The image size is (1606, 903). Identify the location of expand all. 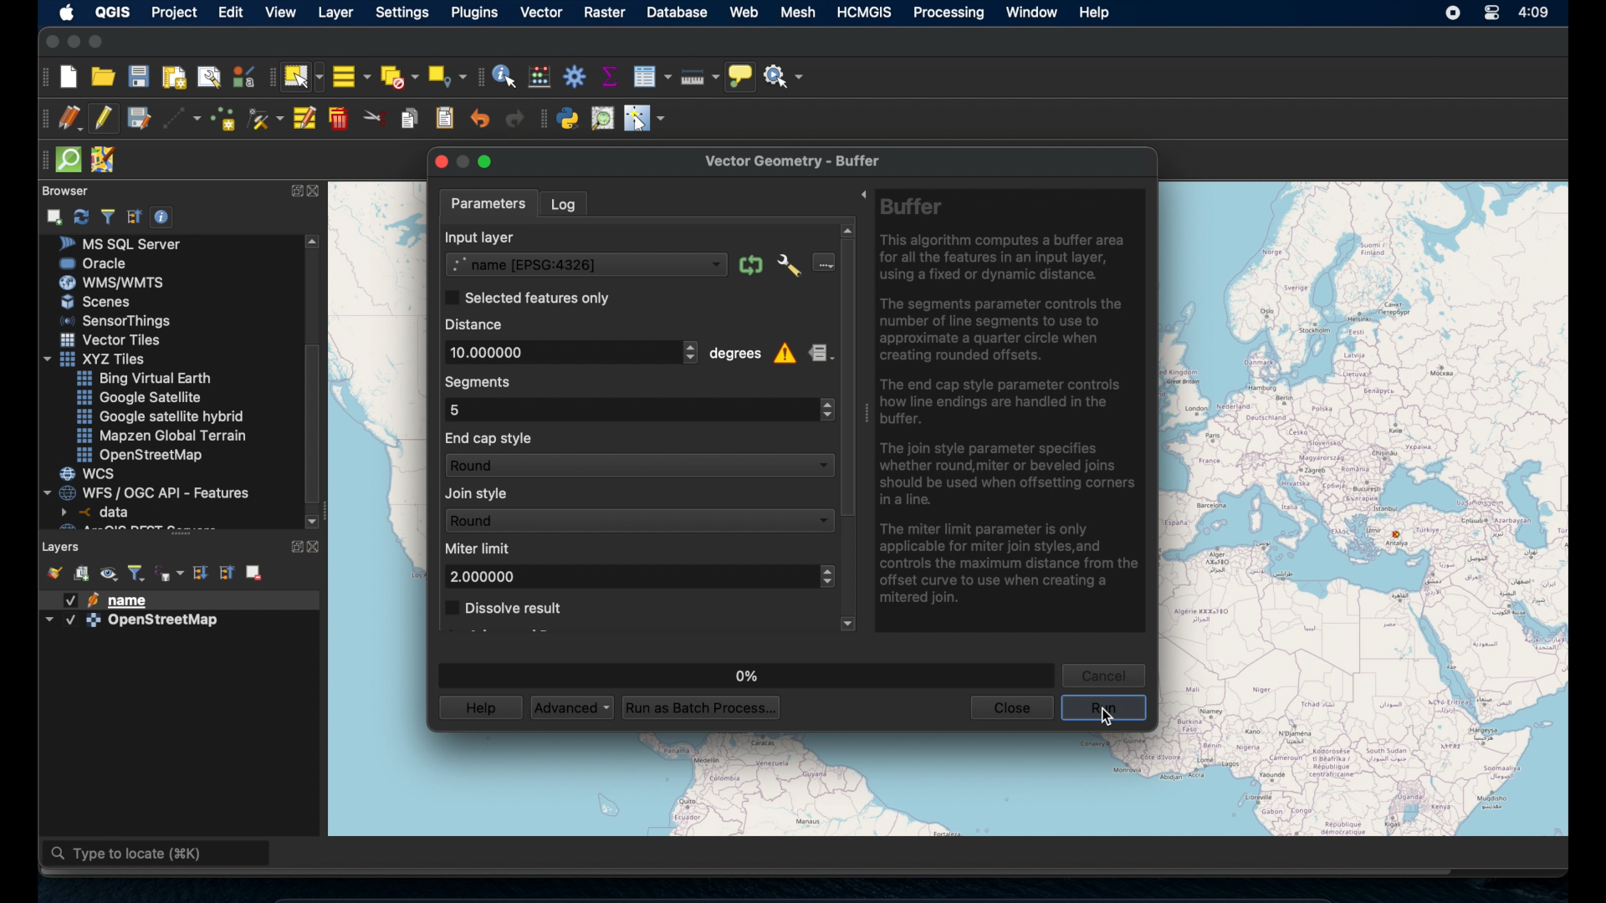
(199, 571).